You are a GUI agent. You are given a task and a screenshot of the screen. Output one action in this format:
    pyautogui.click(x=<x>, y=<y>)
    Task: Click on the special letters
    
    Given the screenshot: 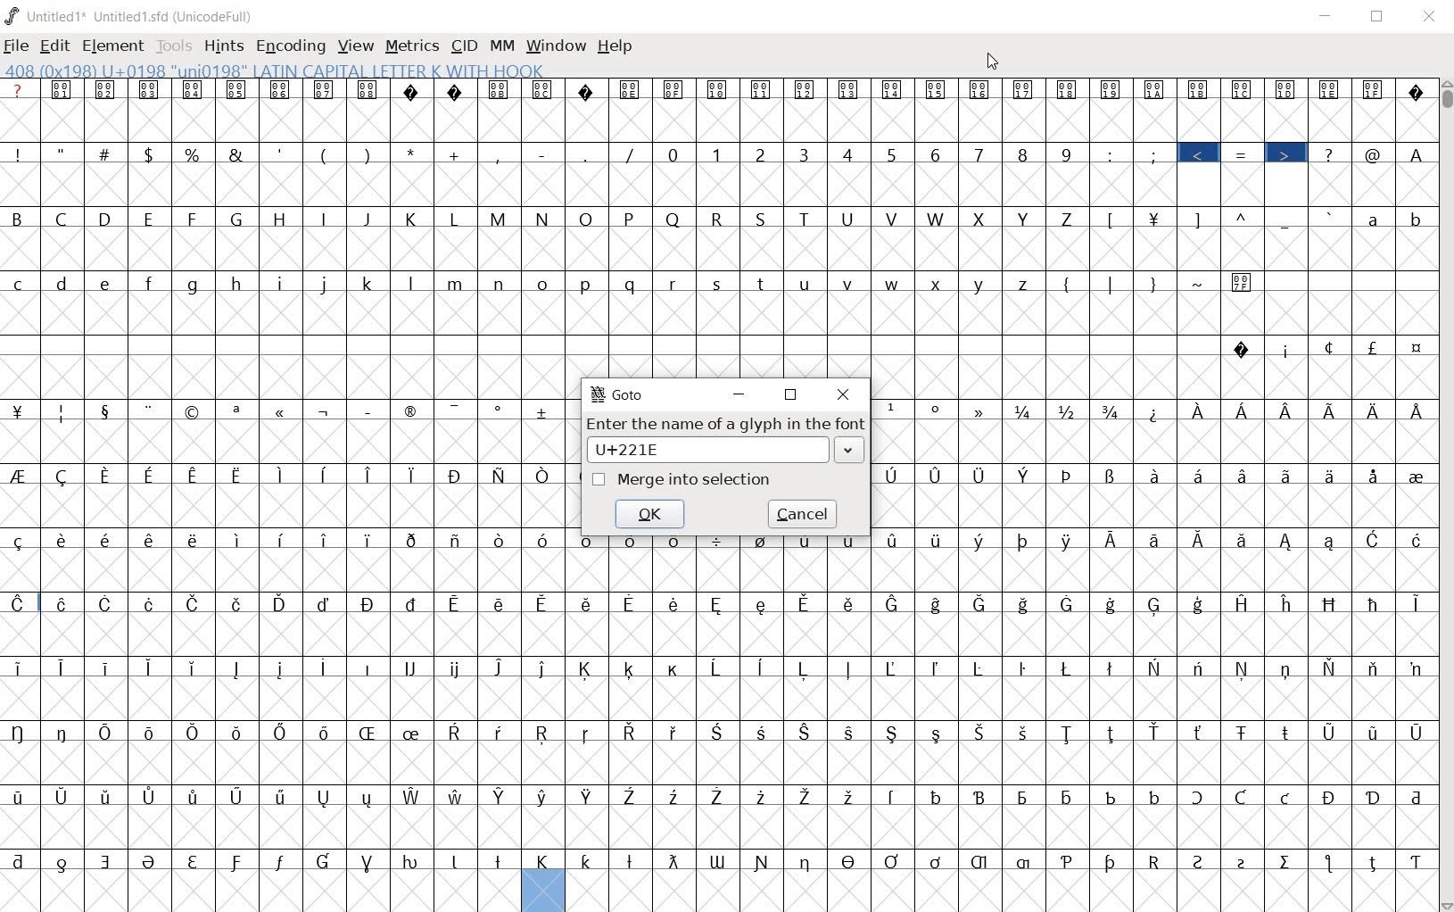 What is the action you would take?
    pyautogui.click(x=718, y=732)
    